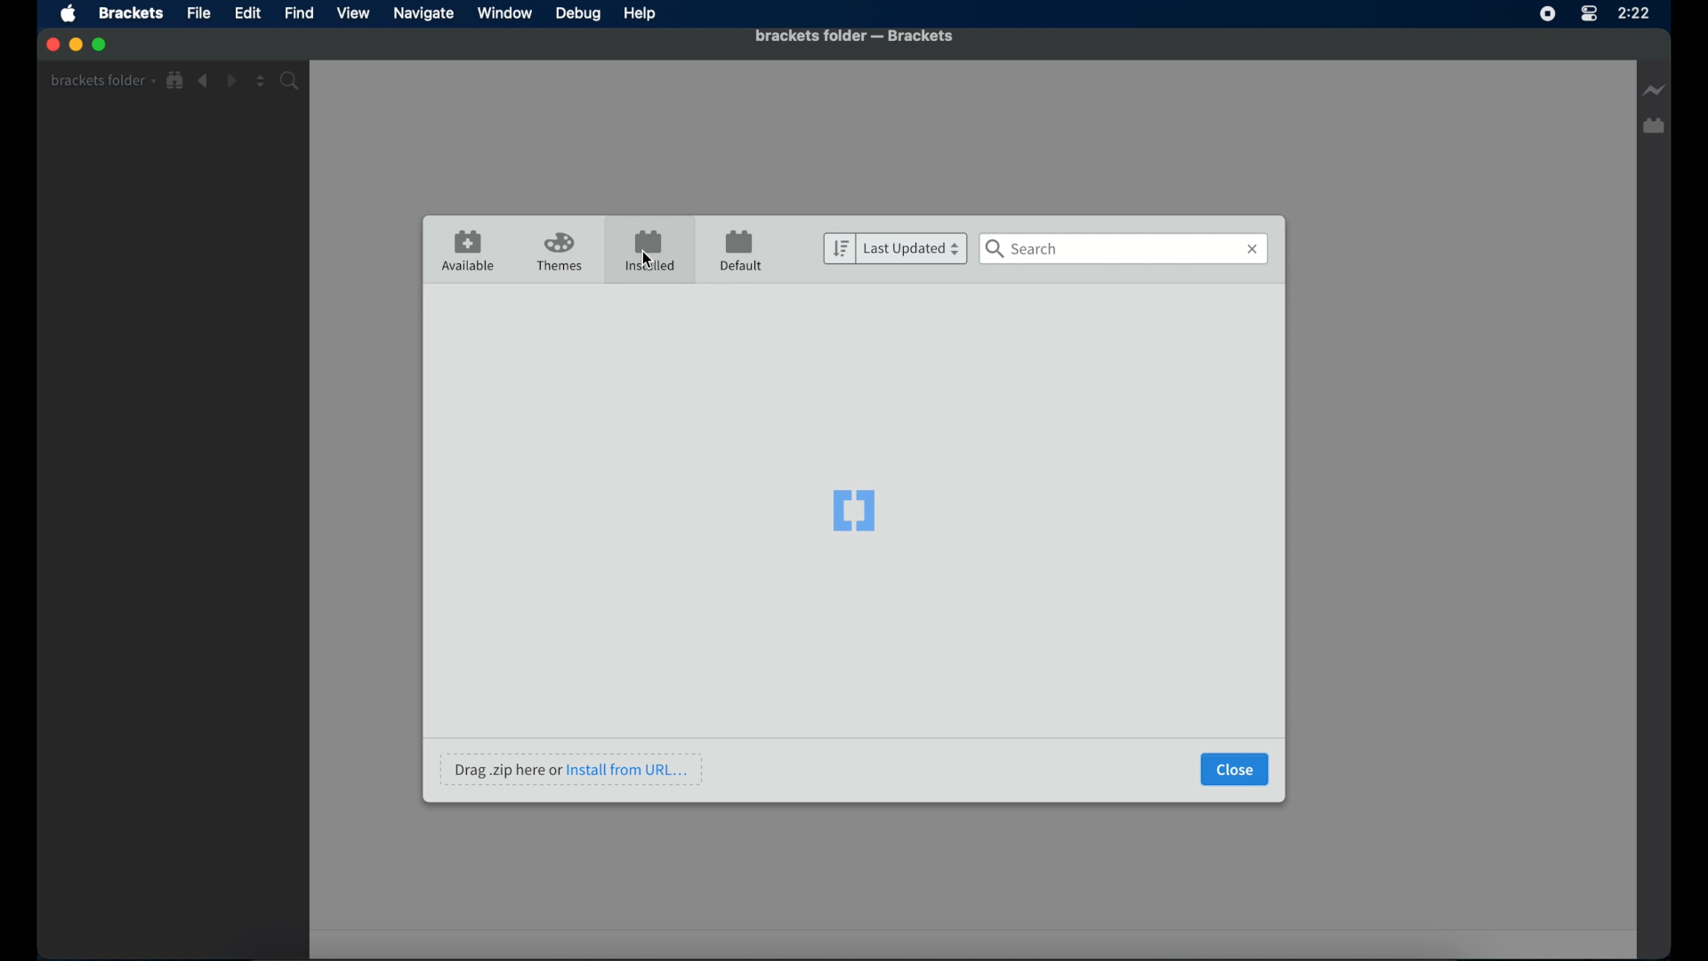  What do you see at coordinates (649, 249) in the screenshot?
I see `installed highlighted` at bounding box center [649, 249].